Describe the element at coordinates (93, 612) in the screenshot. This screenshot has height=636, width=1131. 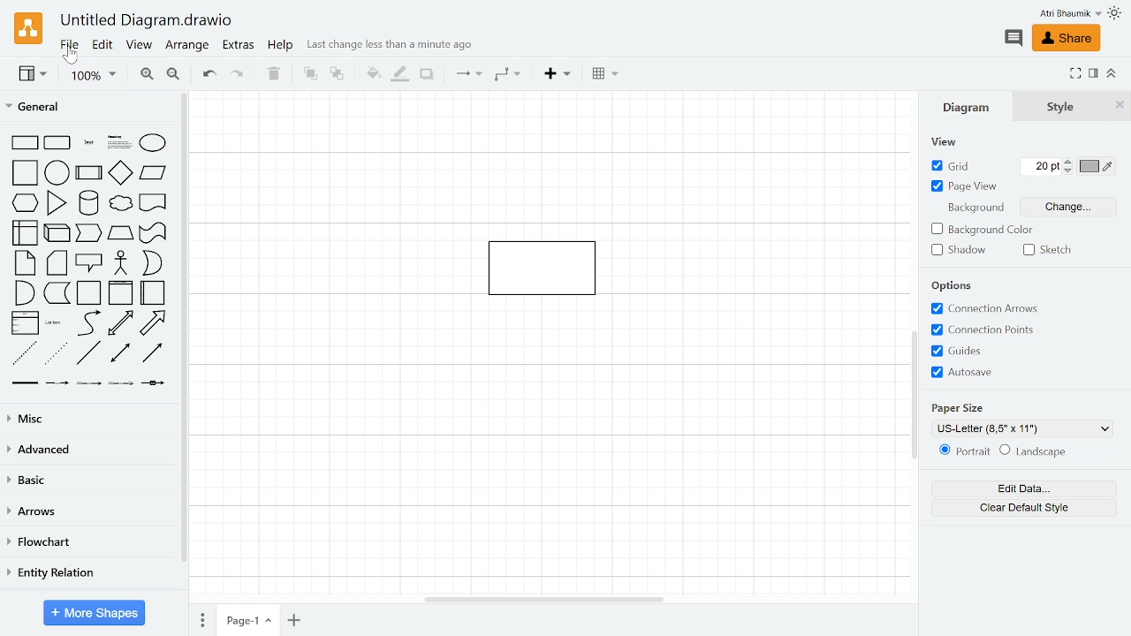
I see `More shapes` at that location.